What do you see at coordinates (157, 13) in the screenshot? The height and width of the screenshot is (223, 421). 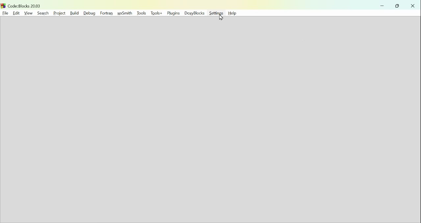 I see `Tools+` at bounding box center [157, 13].